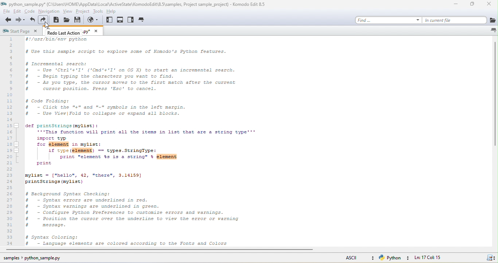 Image resolution: width=498 pixels, height=263 pixels. What do you see at coordinates (493, 19) in the screenshot?
I see `browse` at bounding box center [493, 19].